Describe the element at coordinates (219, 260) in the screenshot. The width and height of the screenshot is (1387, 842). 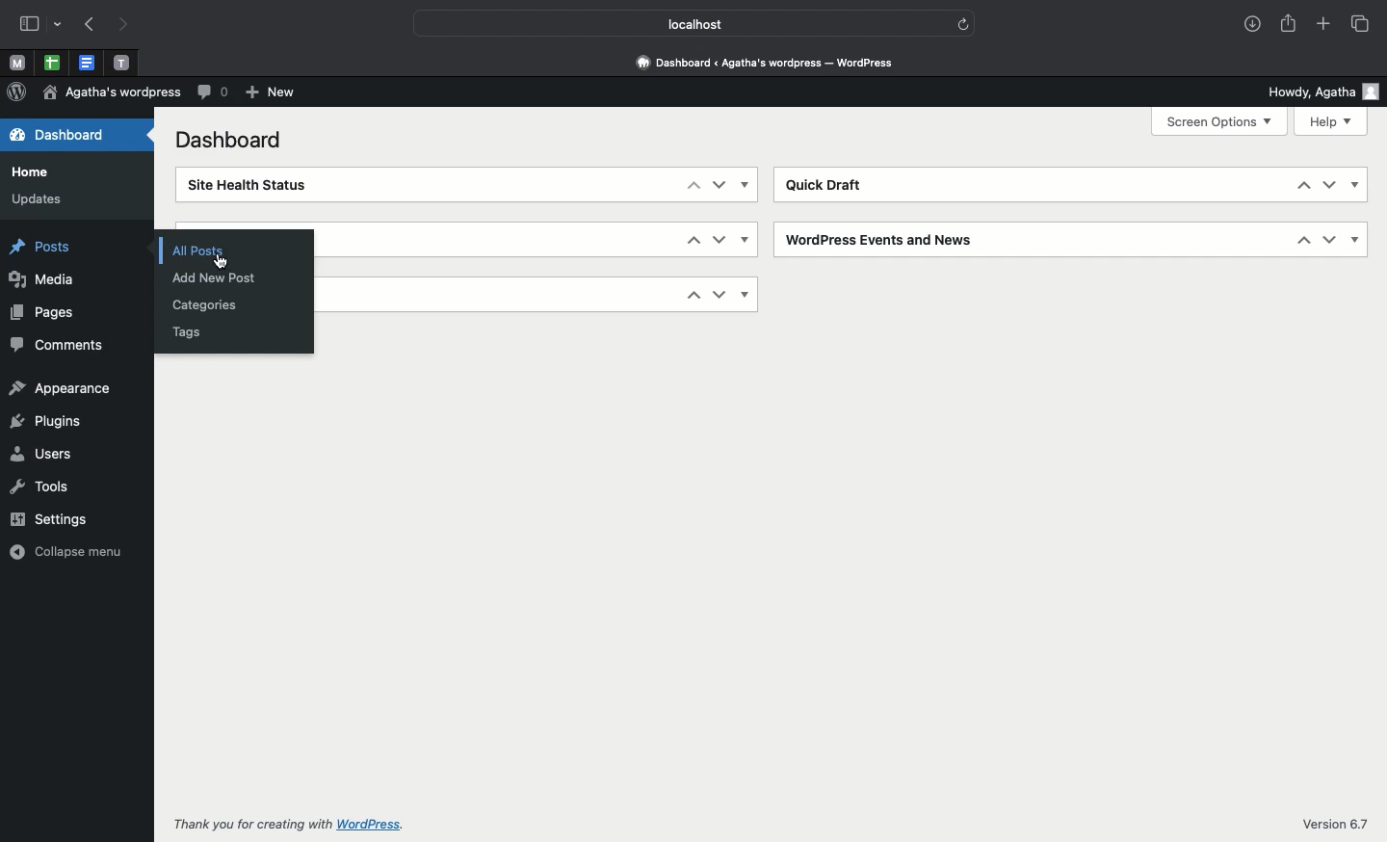
I see `click` at that location.